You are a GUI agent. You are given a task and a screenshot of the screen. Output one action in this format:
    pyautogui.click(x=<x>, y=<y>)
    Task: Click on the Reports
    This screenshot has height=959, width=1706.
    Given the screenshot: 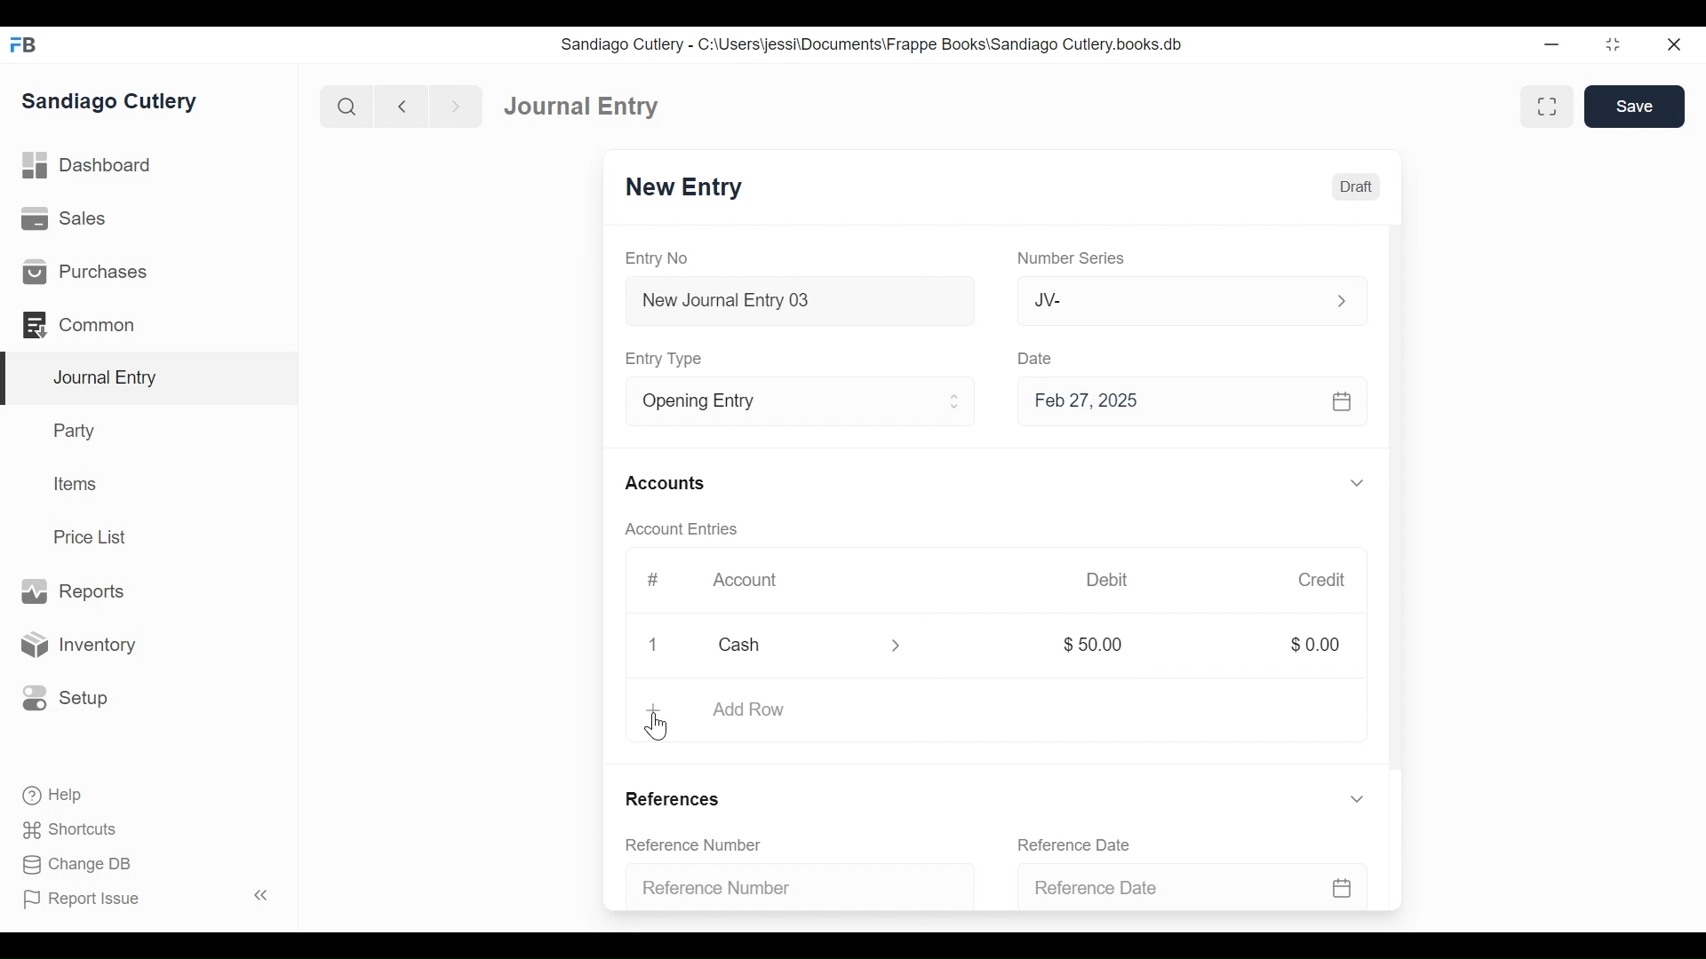 What is the action you would take?
    pyautogui.click(x=78, y=591)
    